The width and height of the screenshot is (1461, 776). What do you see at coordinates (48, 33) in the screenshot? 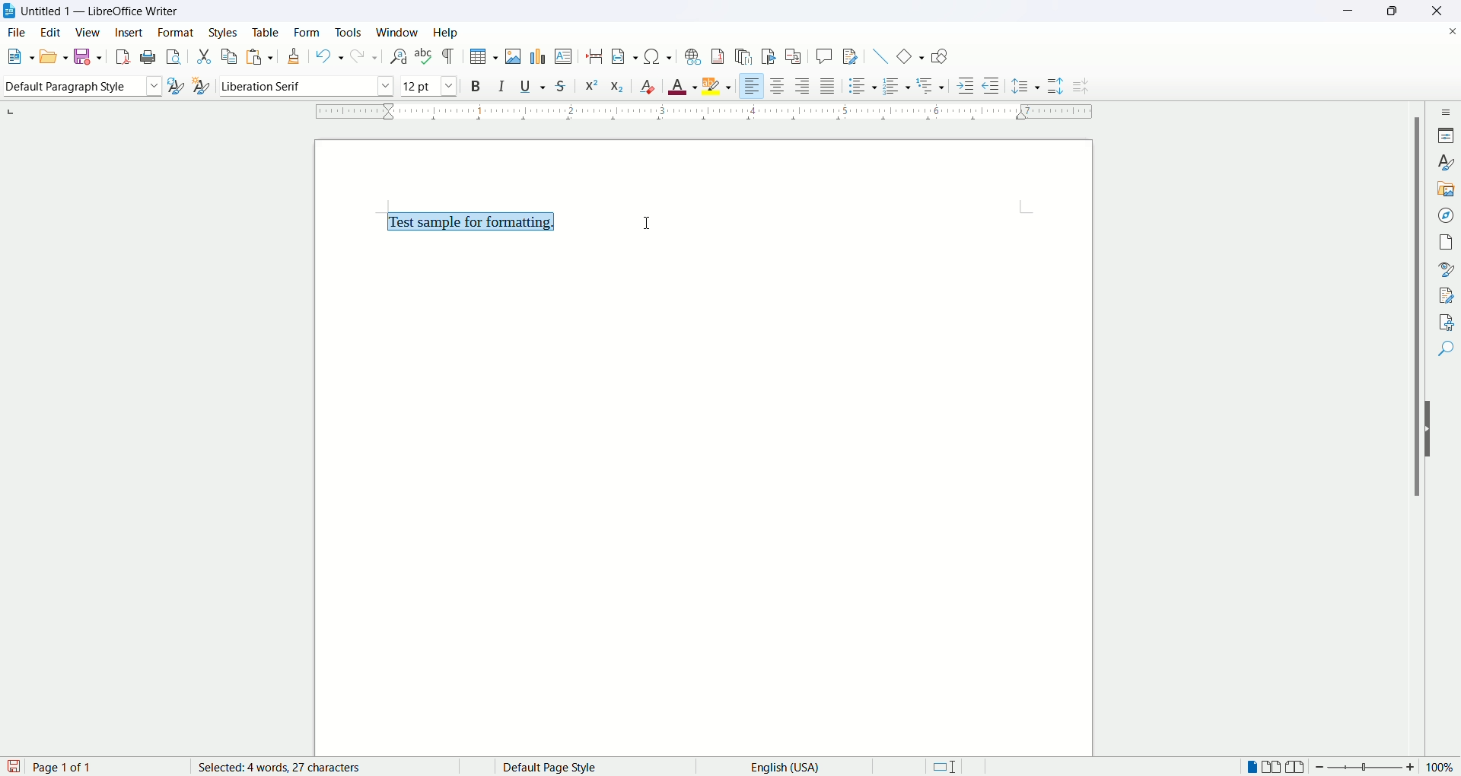
I see `edit` at bounding box center [48, 33].